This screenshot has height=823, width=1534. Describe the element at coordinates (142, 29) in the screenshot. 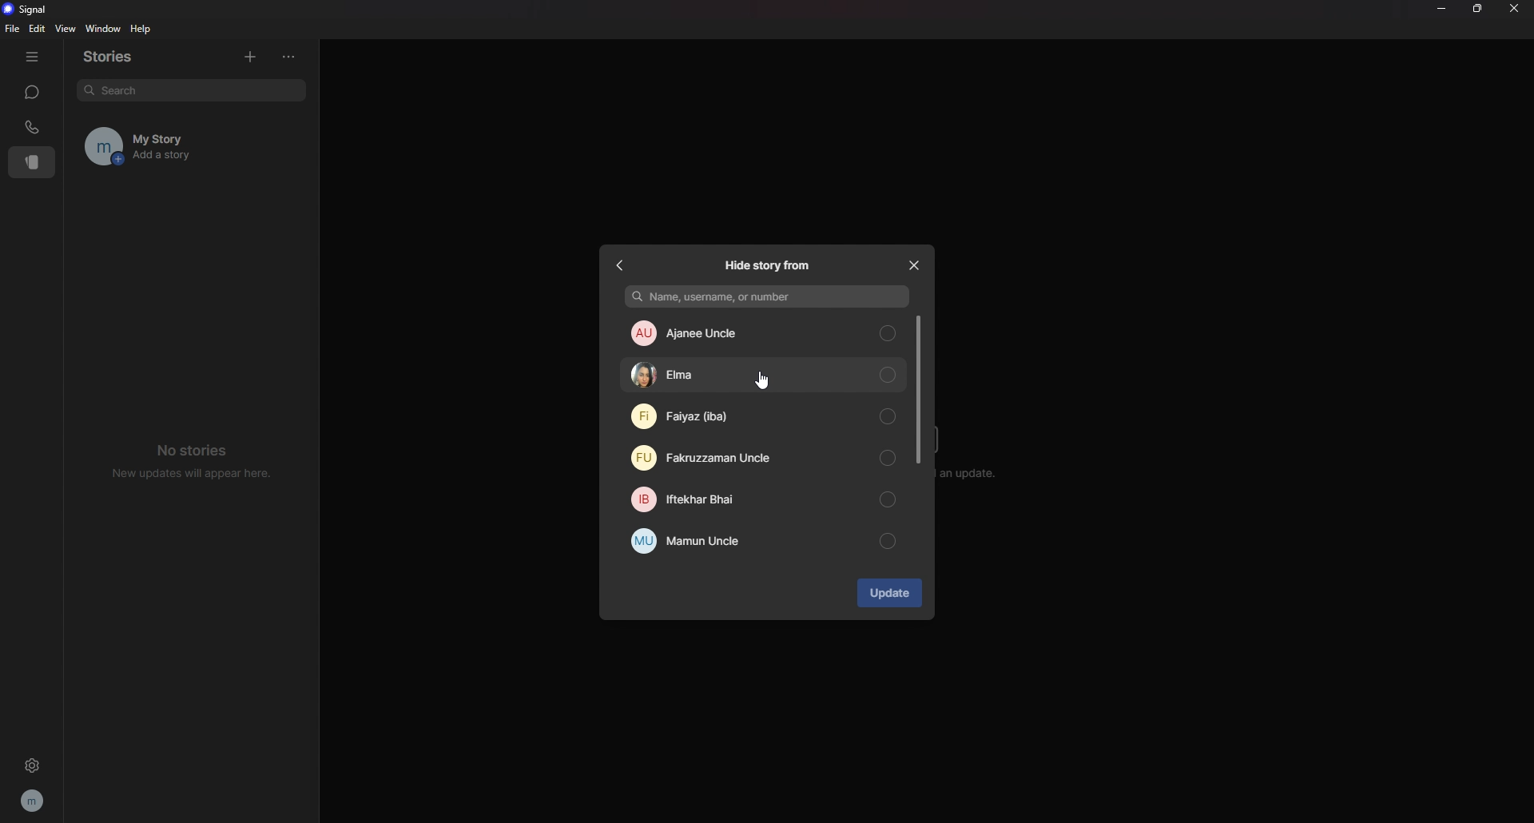

I see `help` at that location.